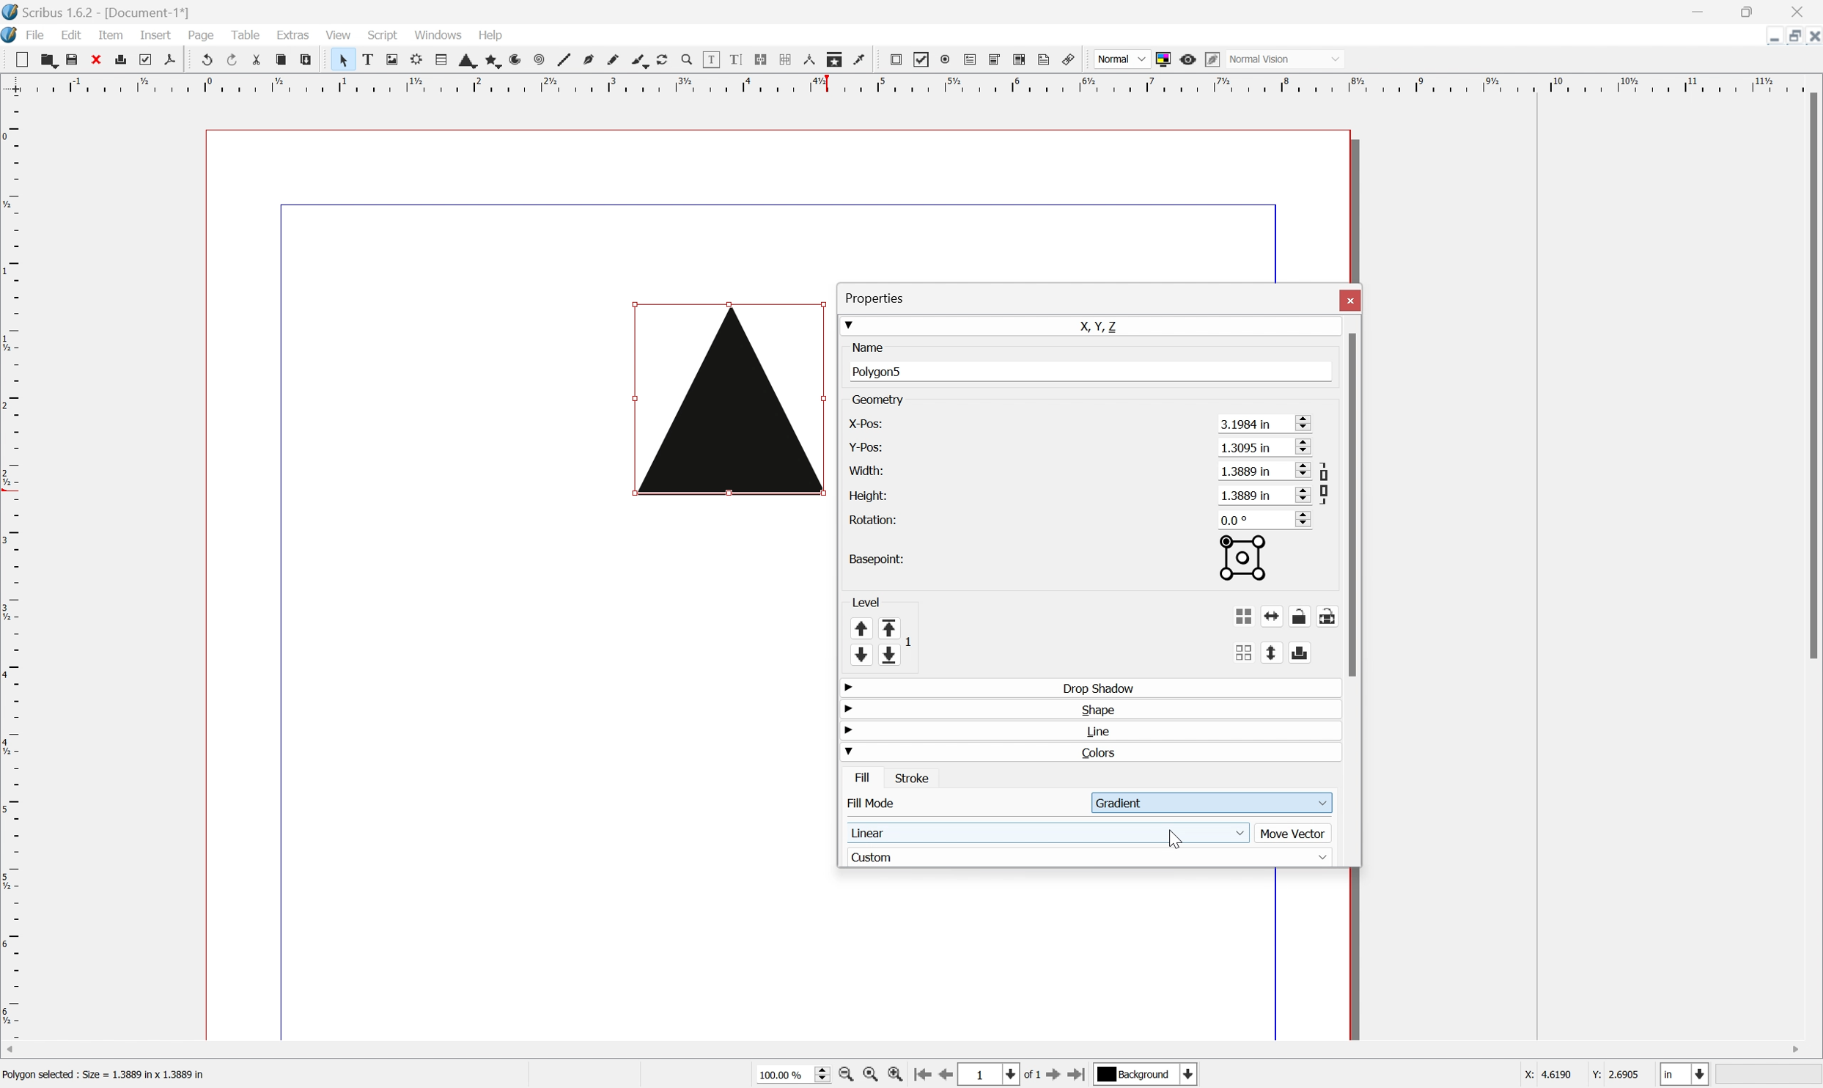  I want to click on X, Y, Z, so click(1112, 325).